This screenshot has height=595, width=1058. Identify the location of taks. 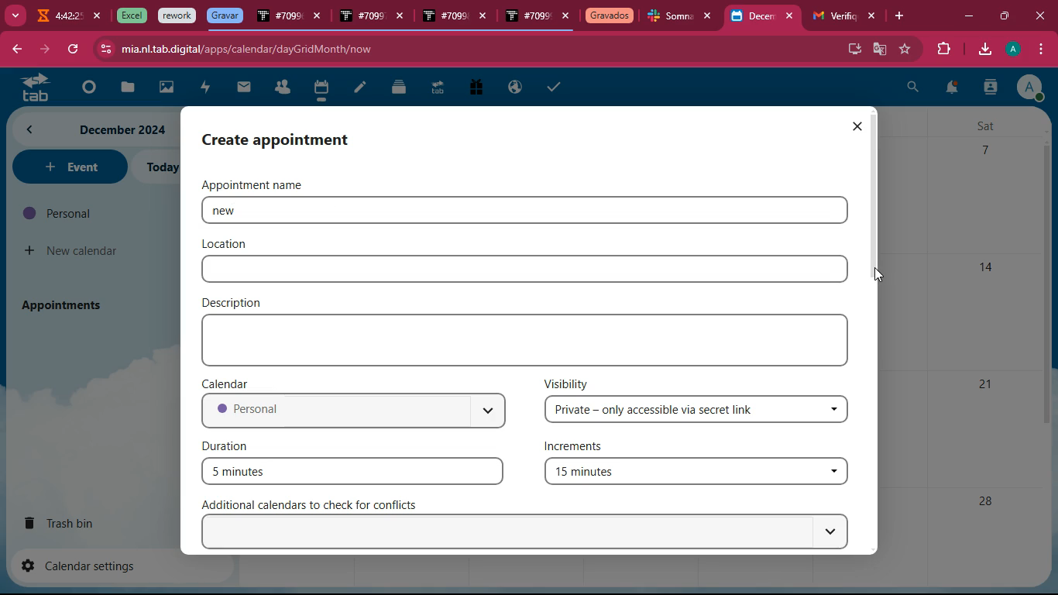
(556, 86).